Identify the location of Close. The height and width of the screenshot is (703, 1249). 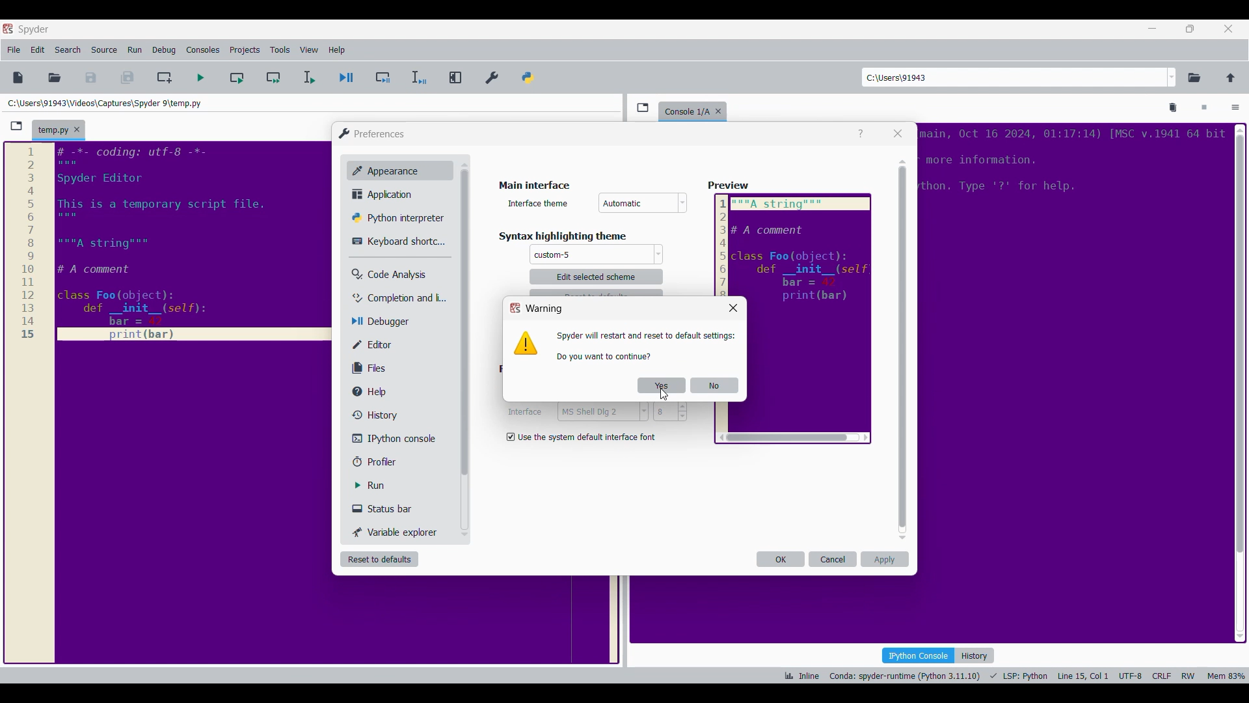
(733, 308).